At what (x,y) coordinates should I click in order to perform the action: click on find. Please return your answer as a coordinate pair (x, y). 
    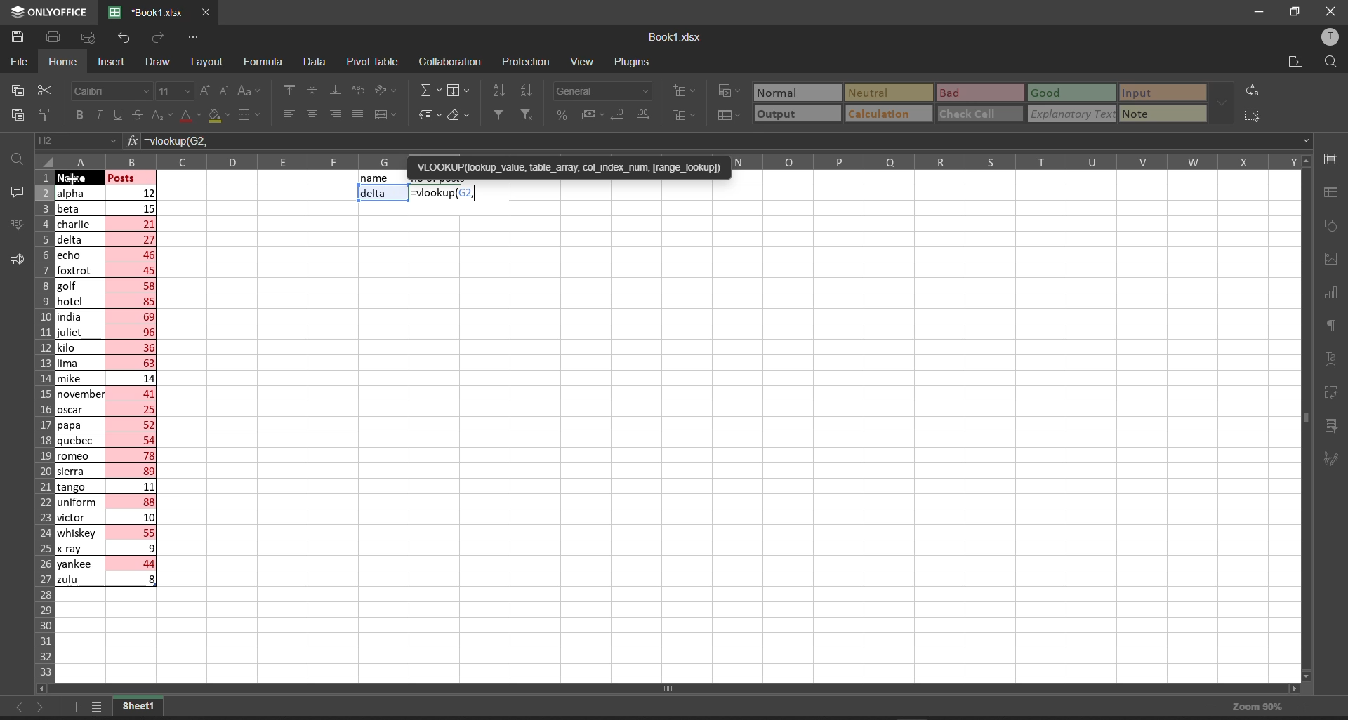
    Looking at the image, I should click on (1333, 61).